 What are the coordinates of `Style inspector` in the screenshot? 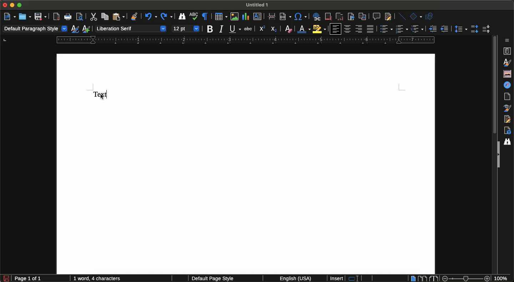 It's located at (508, 108).